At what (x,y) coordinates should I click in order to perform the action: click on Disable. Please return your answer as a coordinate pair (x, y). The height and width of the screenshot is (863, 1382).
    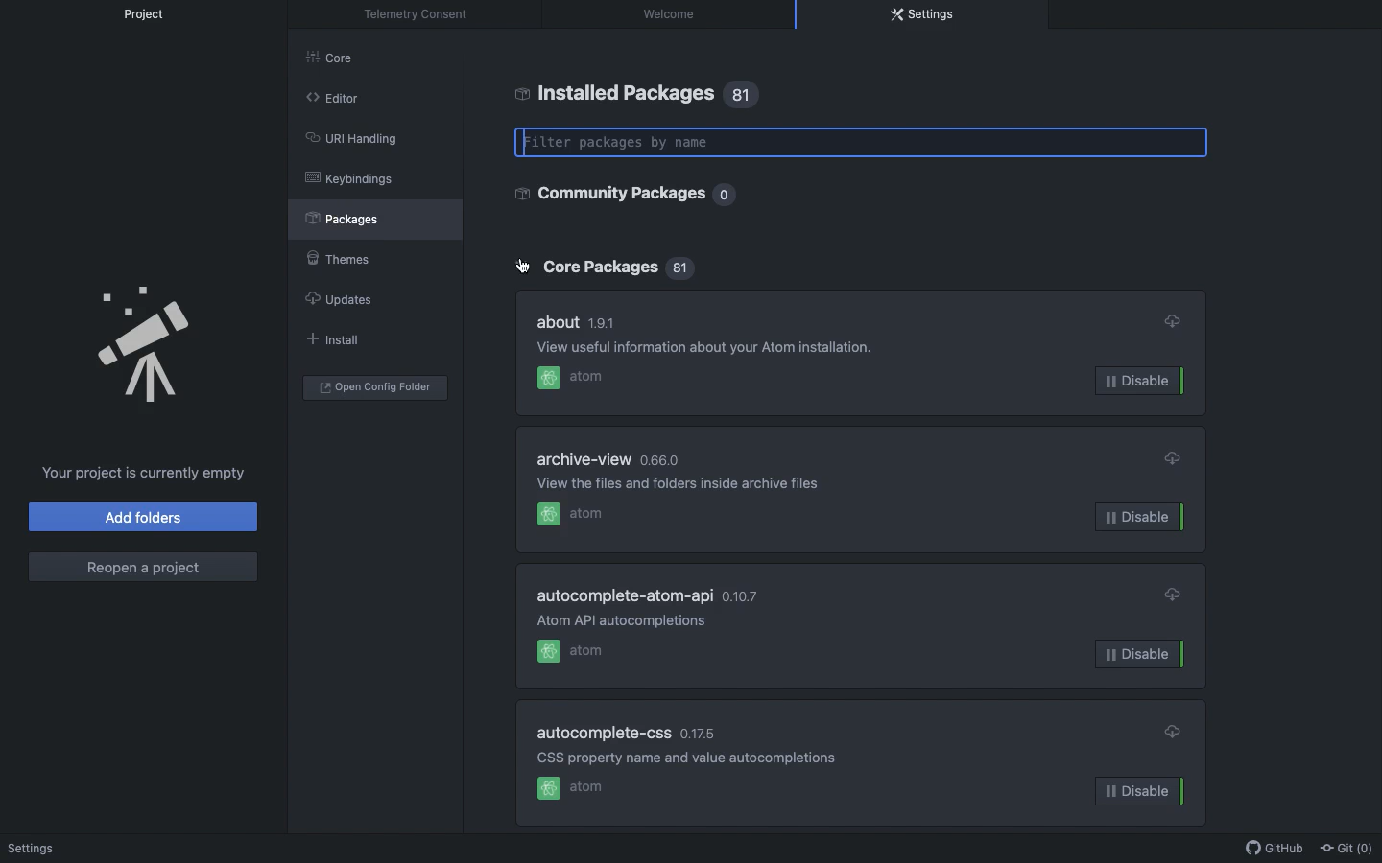
    Looking at the image, I should click on (1140, 653).